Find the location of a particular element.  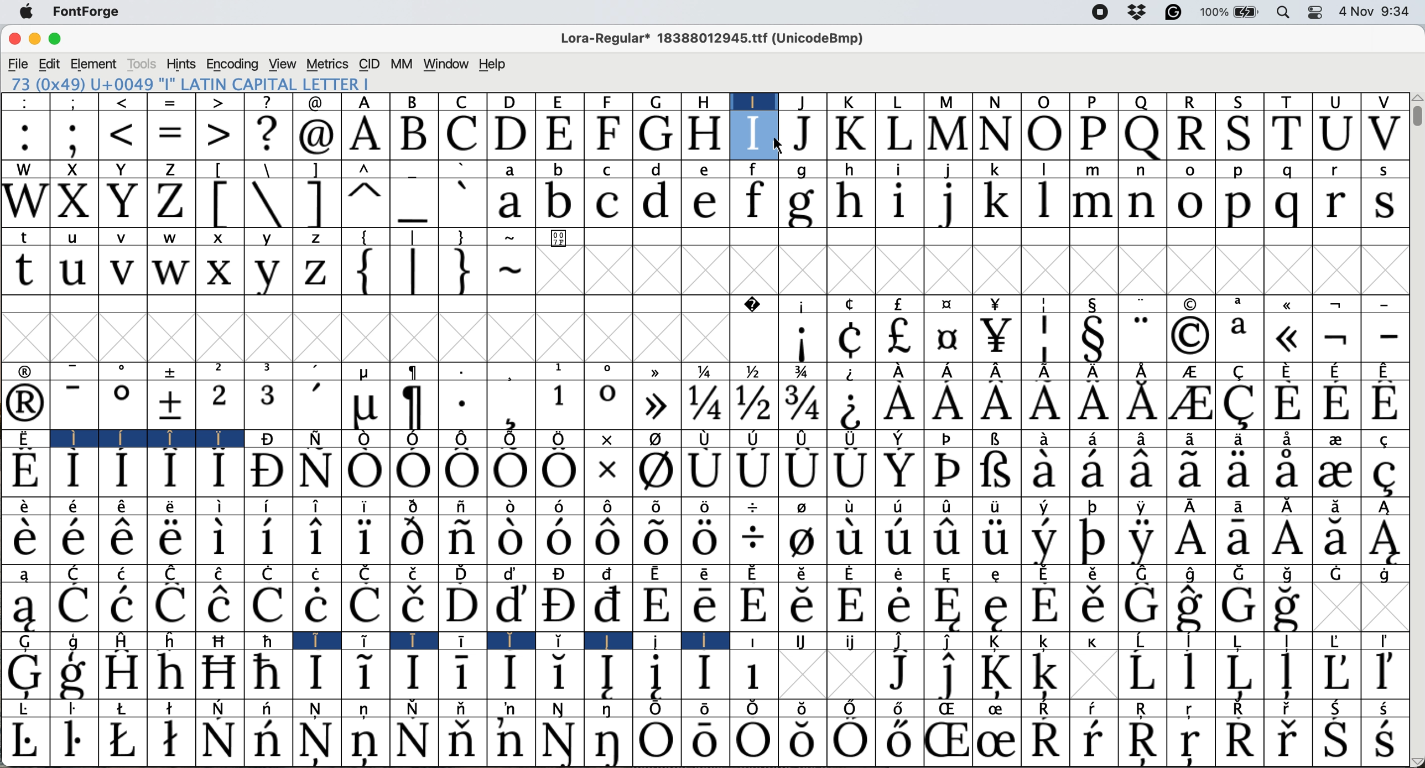

Symbol is located at coordinates (753, 709).